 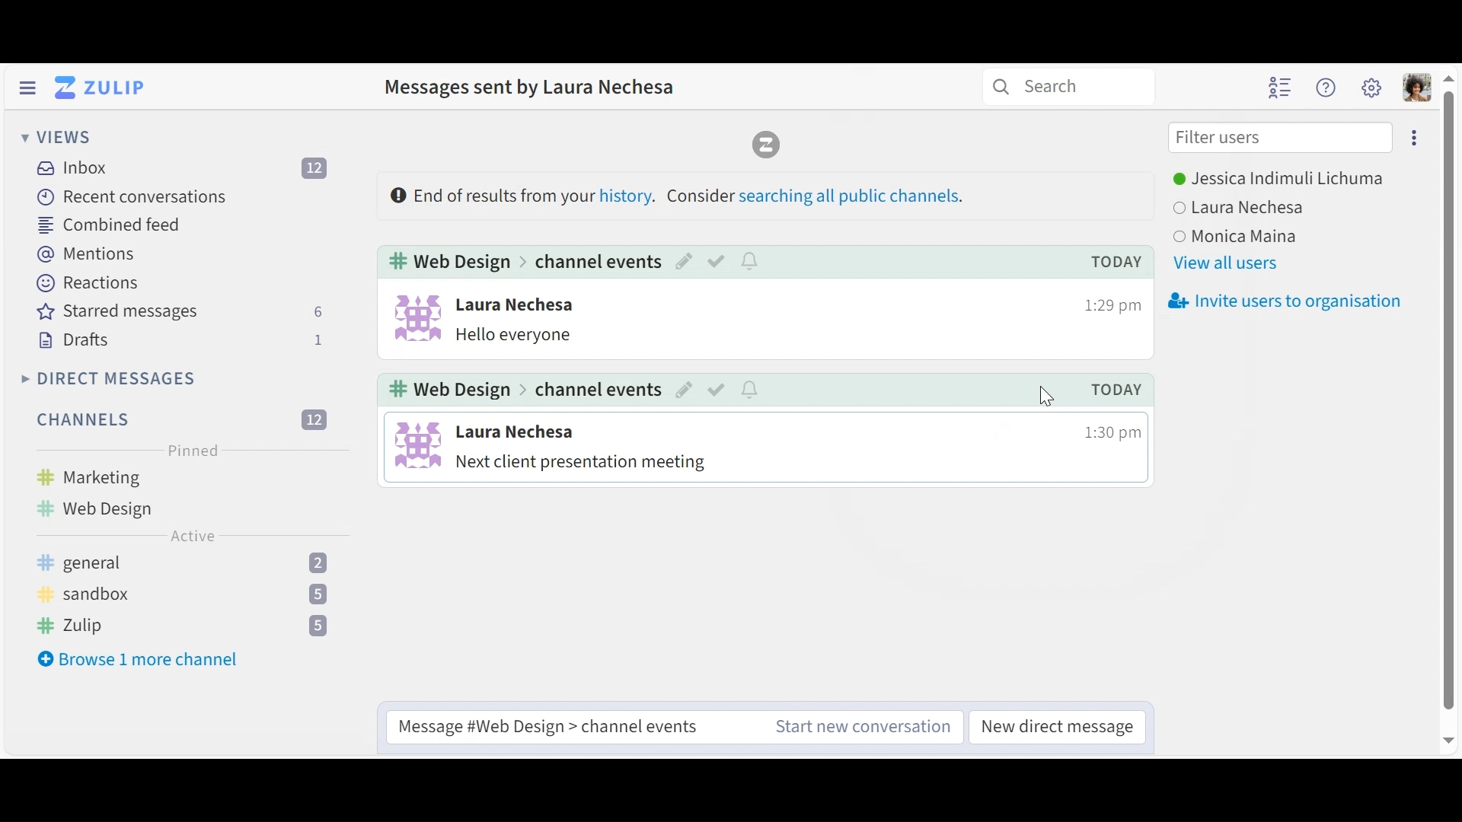 What do you see at coordinates (754, 263) in the screenshot?
I see `notify` at bounding box center [754, 263].